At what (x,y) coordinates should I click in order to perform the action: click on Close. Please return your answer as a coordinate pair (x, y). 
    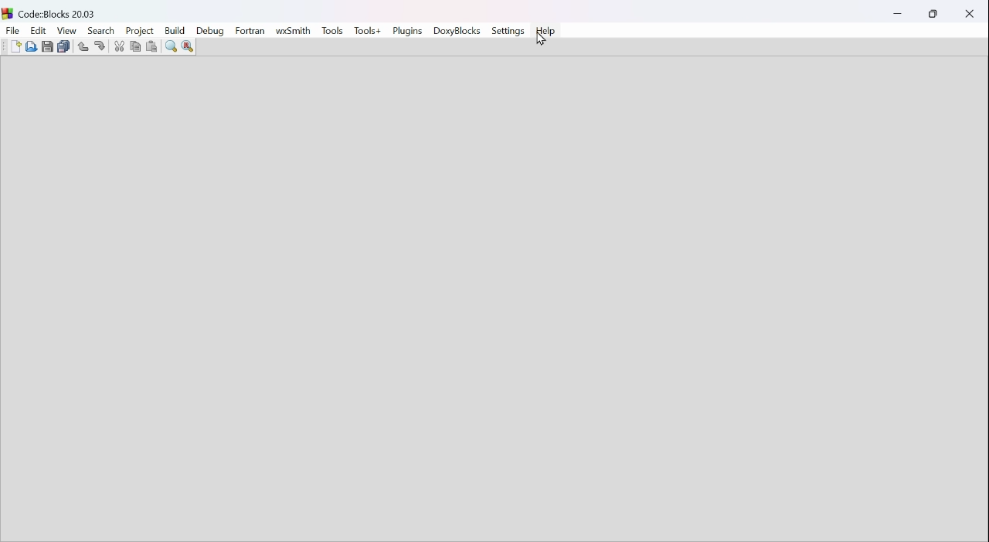
    Looking at the image, I should click on (968, 15).